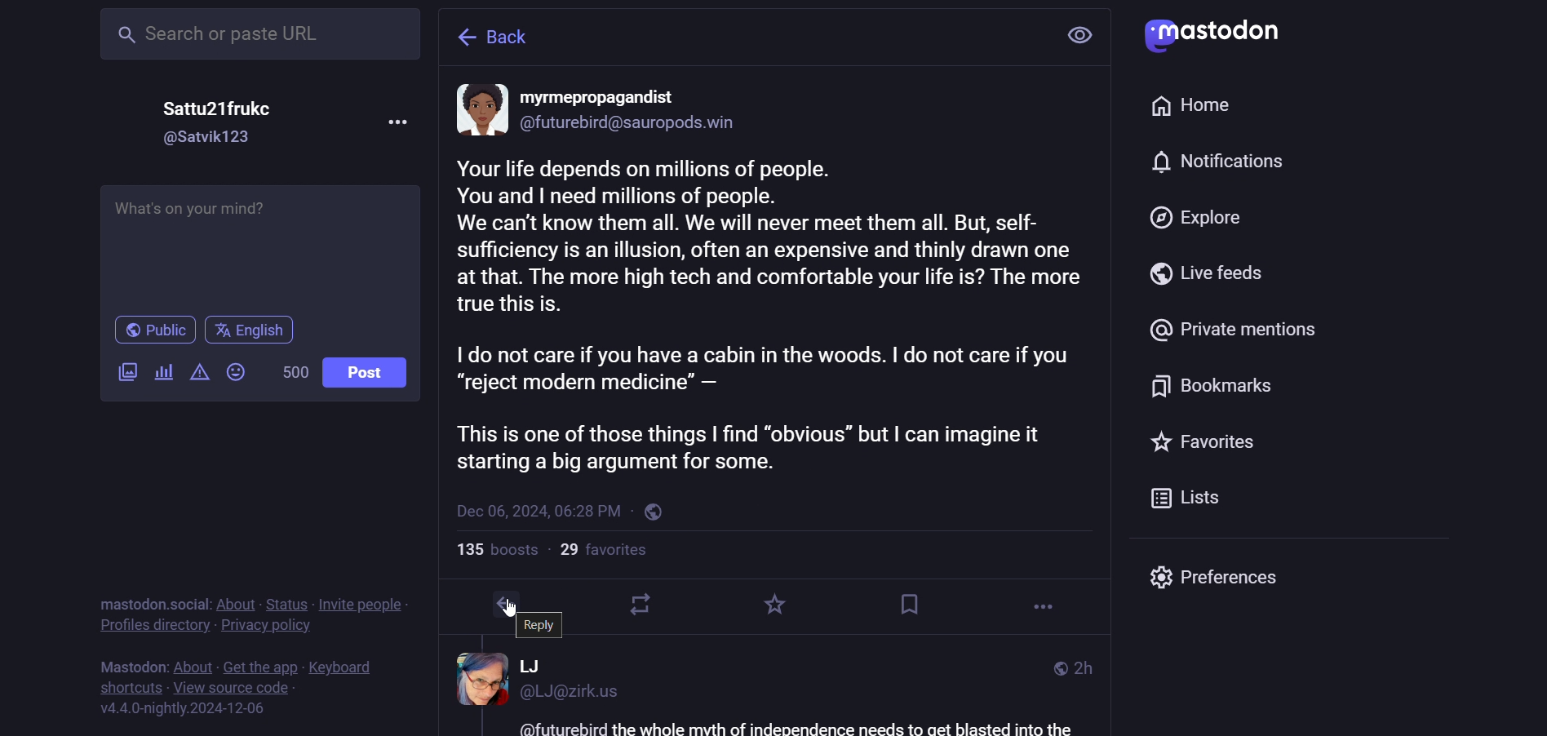  What do you see at coordinates (633, 126) in the screenshot?
I see `id` at bounding box center [633, 126].